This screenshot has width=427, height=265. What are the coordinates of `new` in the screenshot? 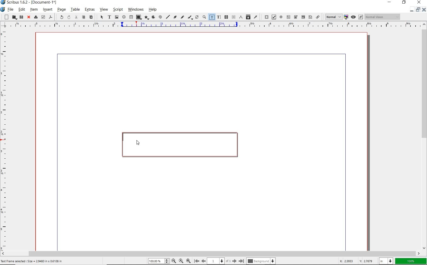 It's located at (5, 17).